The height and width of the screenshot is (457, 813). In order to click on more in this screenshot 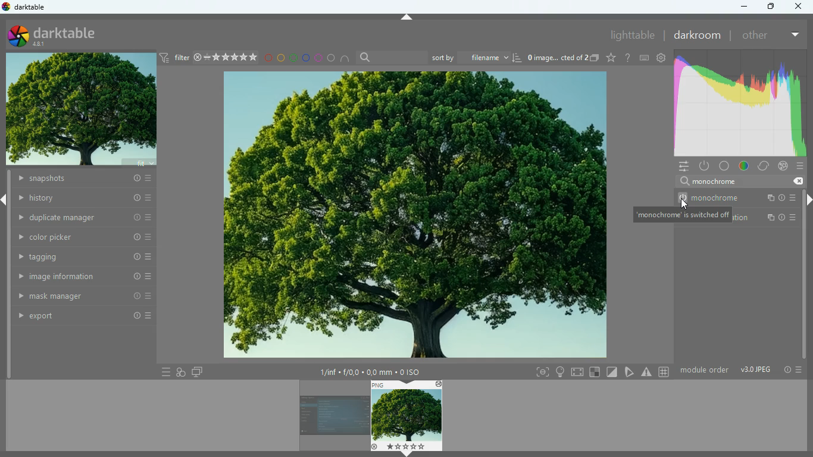, I will do `click(796, 35)`.